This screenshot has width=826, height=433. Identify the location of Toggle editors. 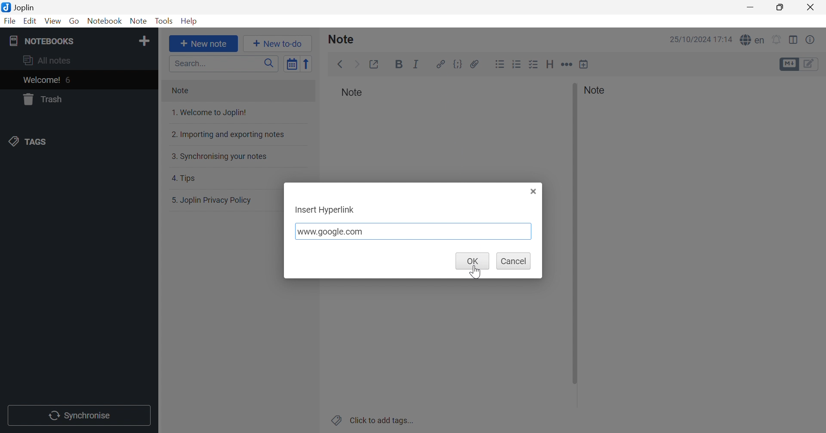
(788, 64).